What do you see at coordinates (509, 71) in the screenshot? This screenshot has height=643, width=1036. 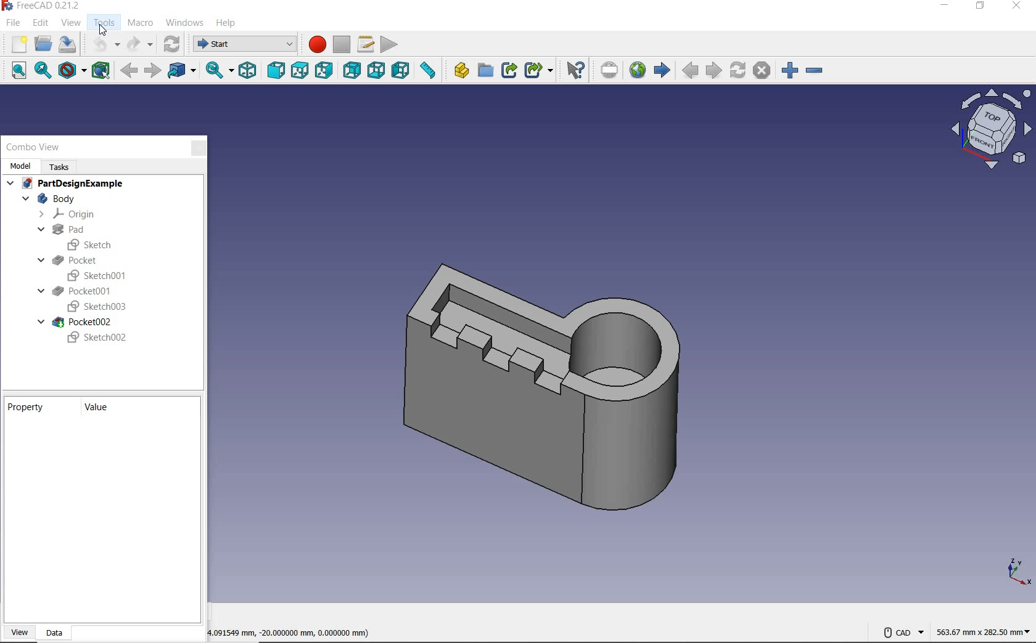 I see `Make link` at bounding box center [509, 71].